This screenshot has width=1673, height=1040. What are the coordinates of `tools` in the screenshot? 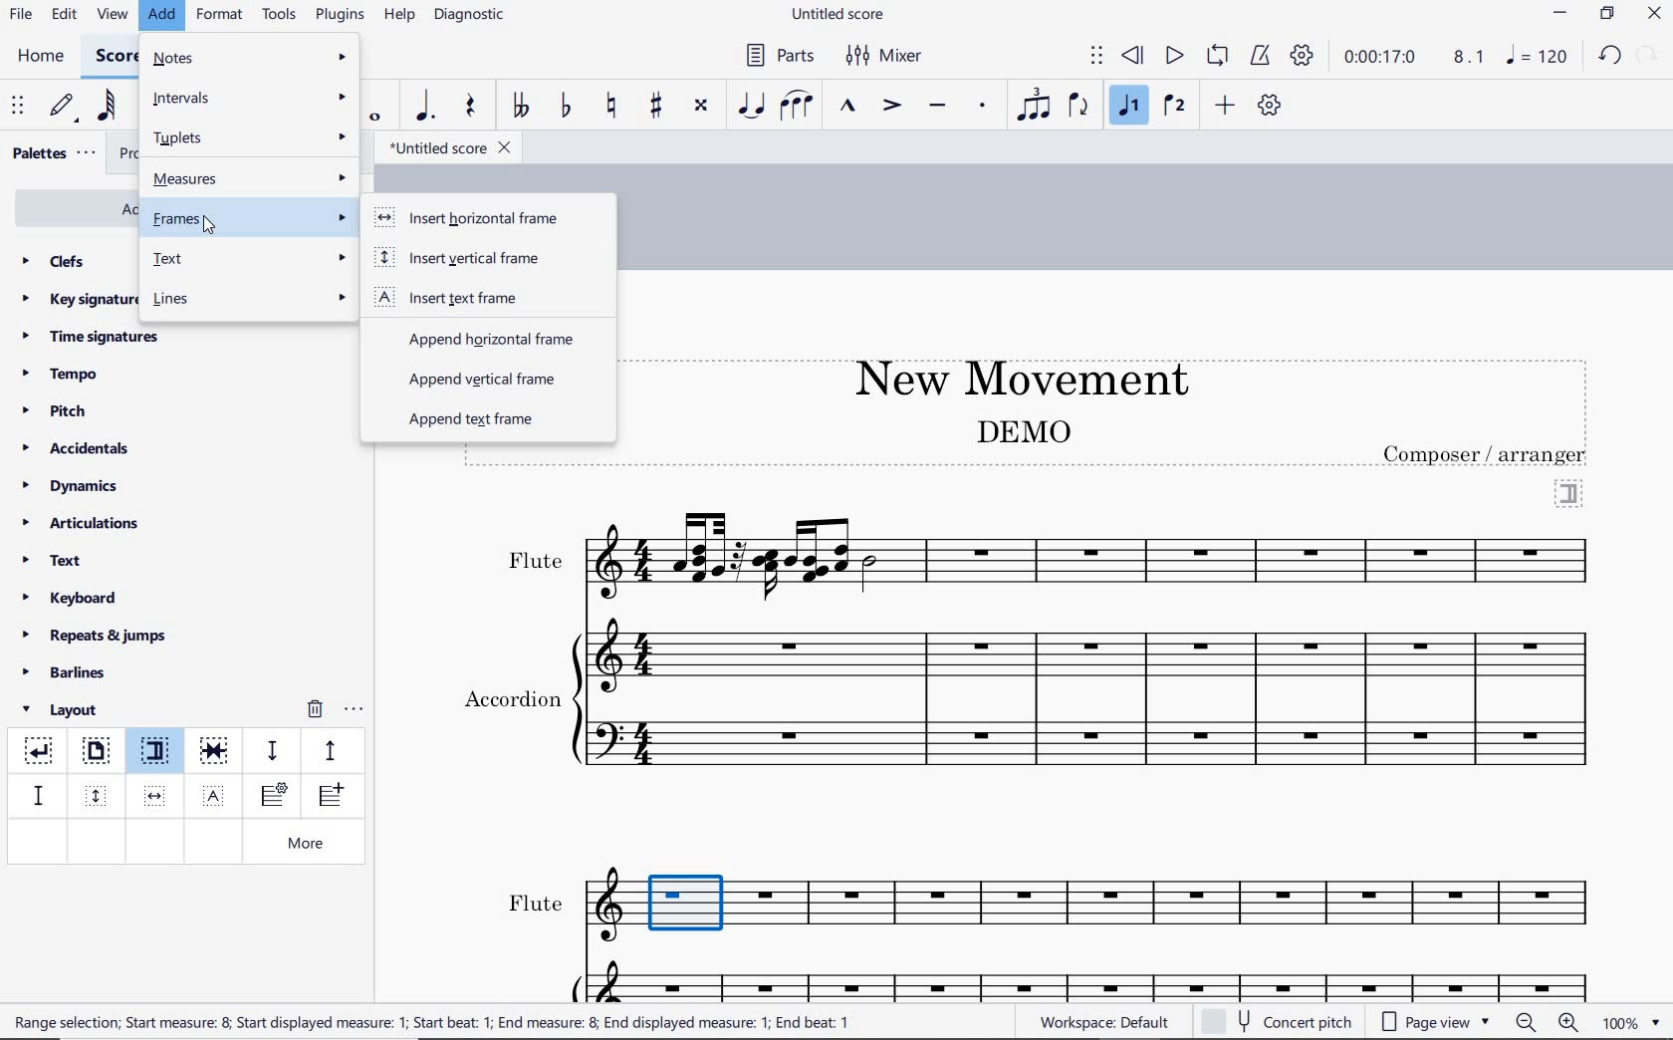 It's located at (280, 15).